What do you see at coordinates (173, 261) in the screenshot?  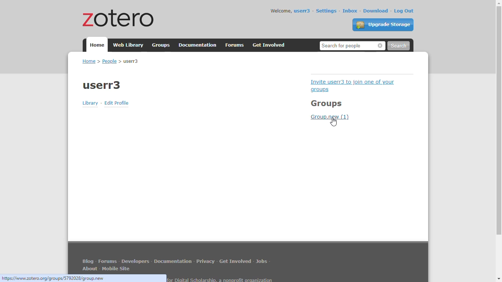 I see `documentation` at bounding box center [173, 261].